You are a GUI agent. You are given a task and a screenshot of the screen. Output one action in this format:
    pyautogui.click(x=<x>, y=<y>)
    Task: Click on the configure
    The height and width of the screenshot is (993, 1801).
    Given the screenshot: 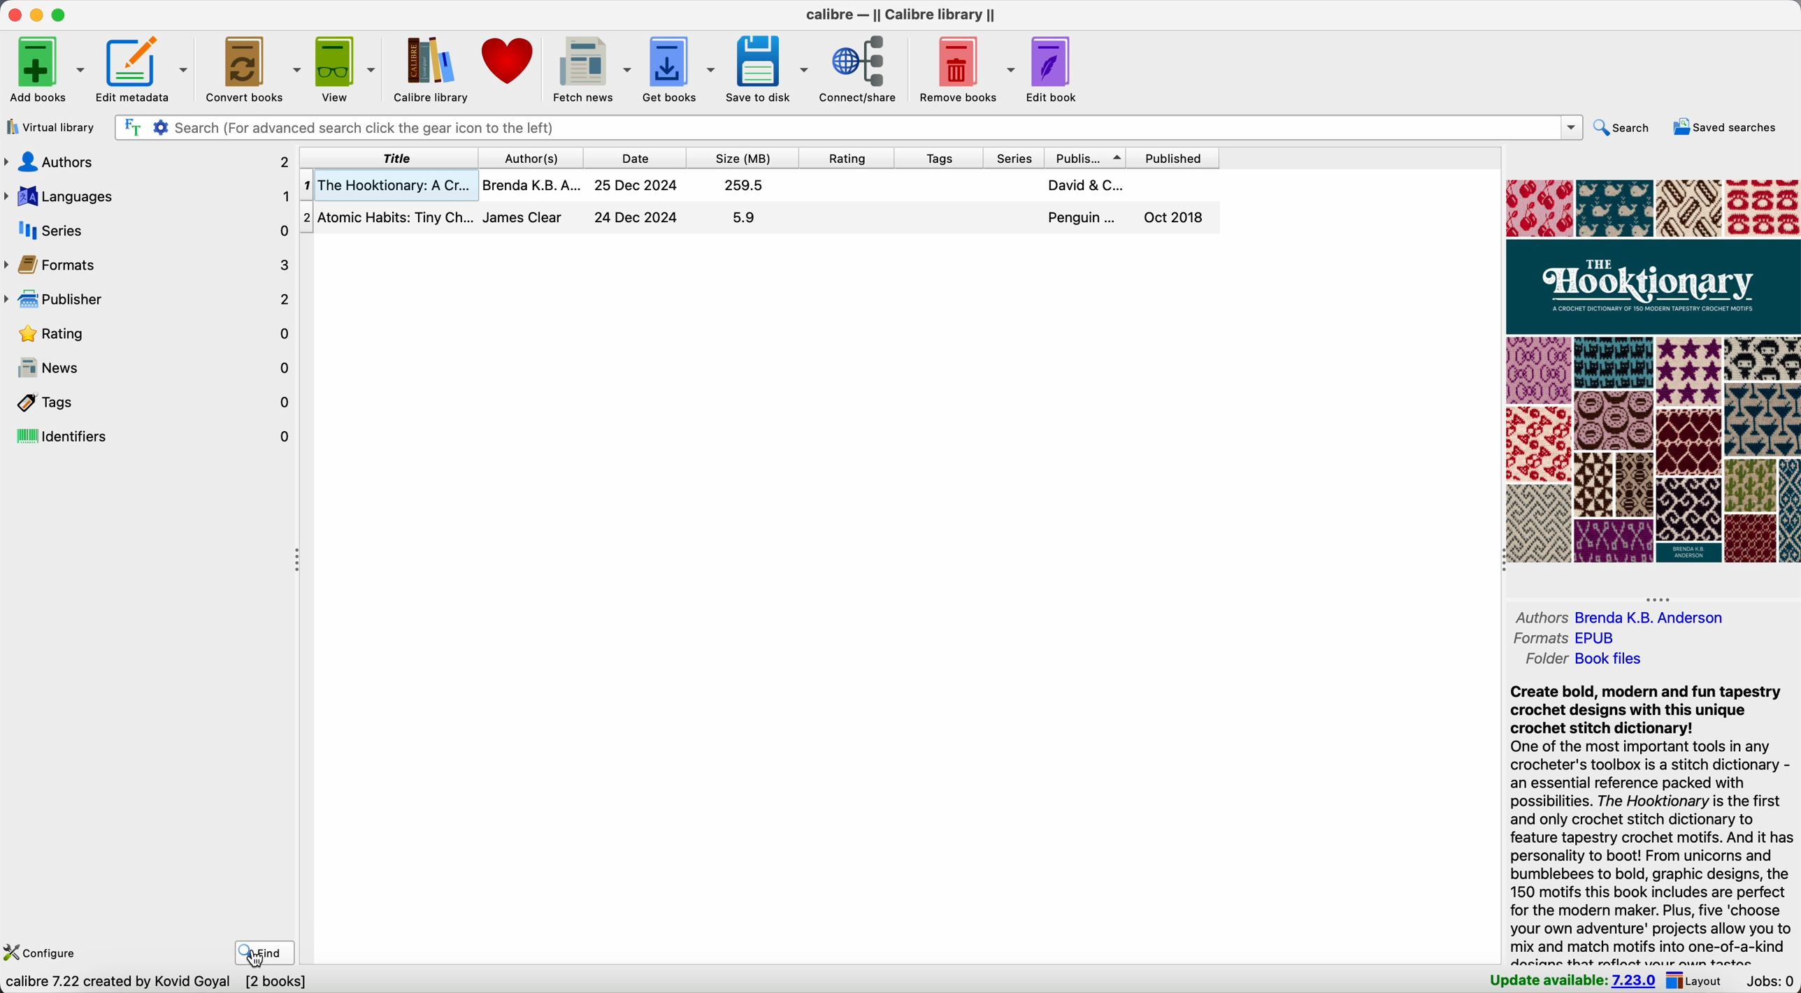 What is the action you would take?
    pyautogui.click(x=45, y=952)
    